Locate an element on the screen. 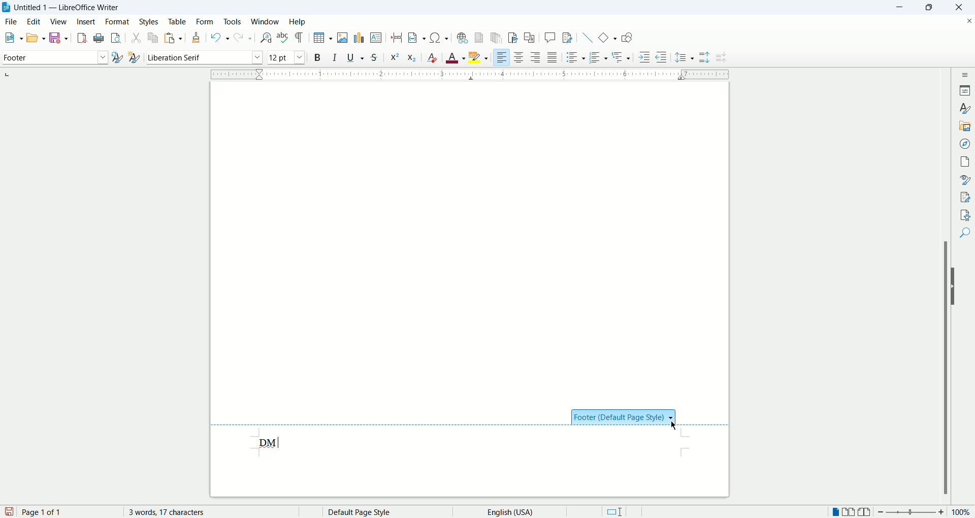  page style is located at coordinates (378, 512).